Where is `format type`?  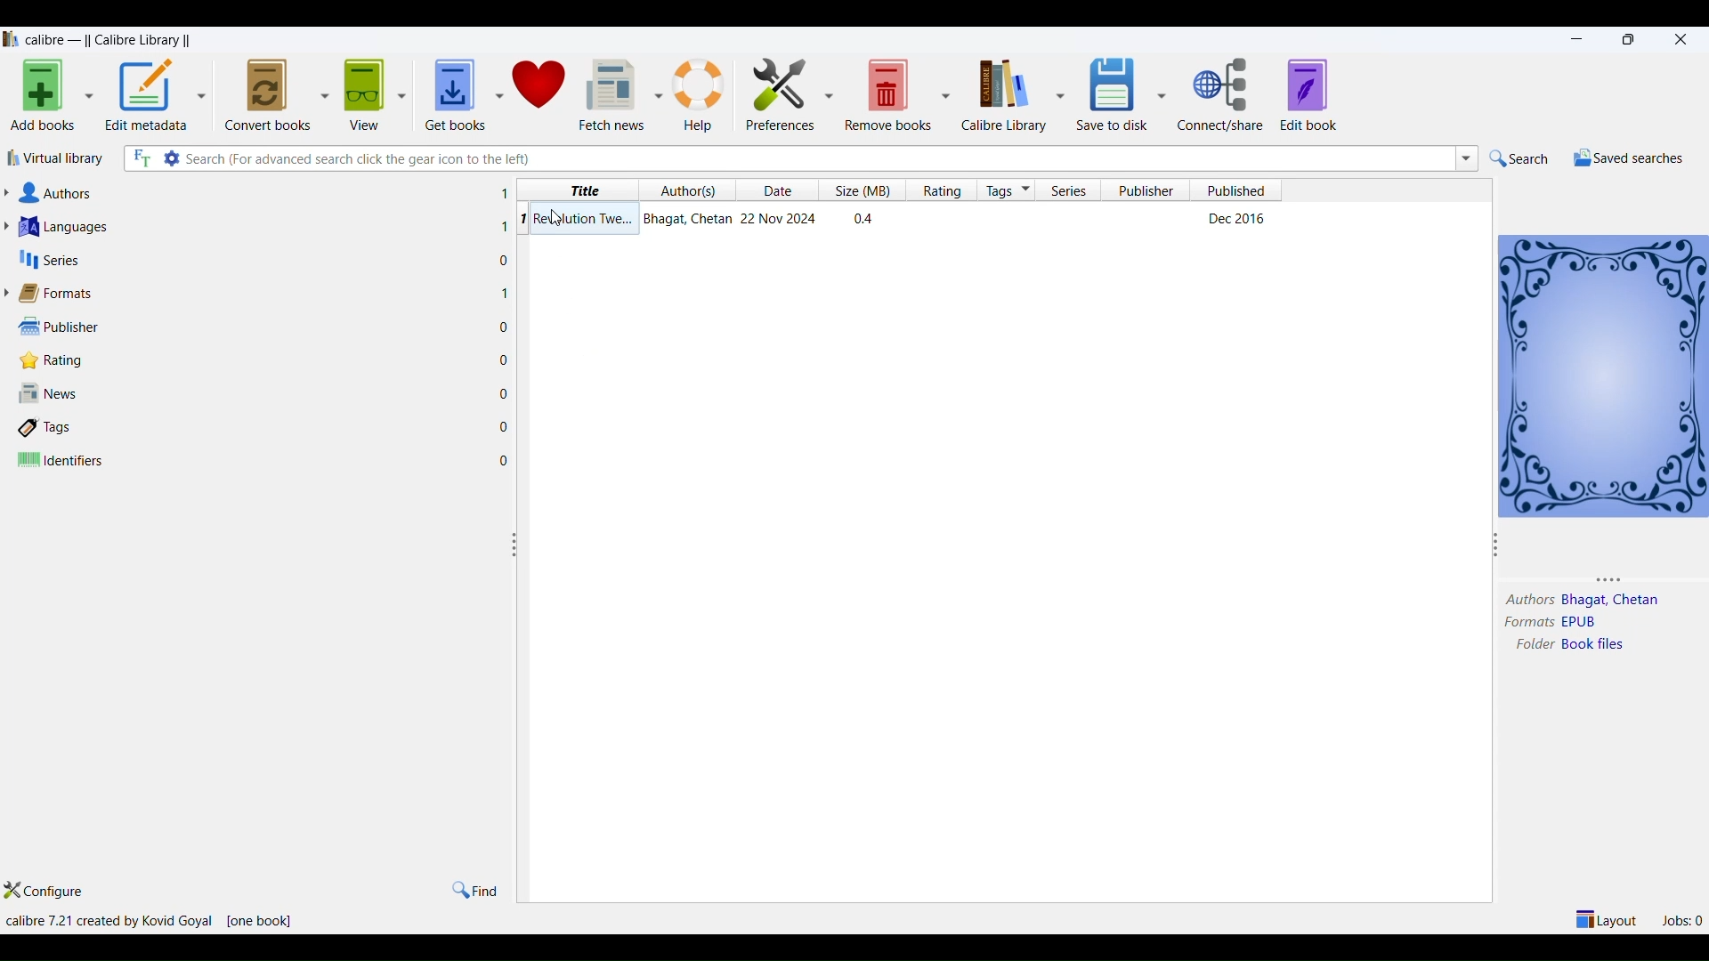 format type is located at coordinates (1583, 622).